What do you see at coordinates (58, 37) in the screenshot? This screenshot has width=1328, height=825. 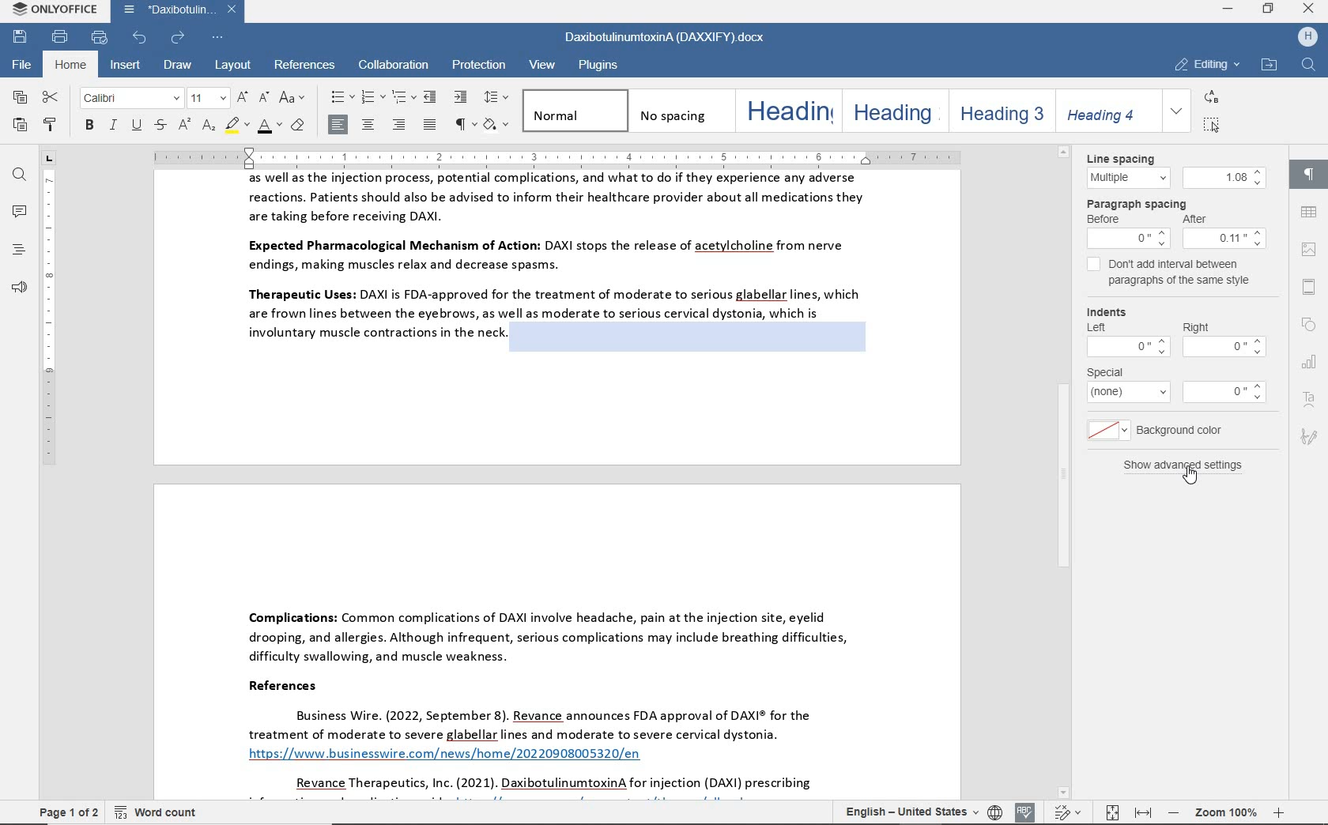 I see `print` at bounding box center [58, 37].